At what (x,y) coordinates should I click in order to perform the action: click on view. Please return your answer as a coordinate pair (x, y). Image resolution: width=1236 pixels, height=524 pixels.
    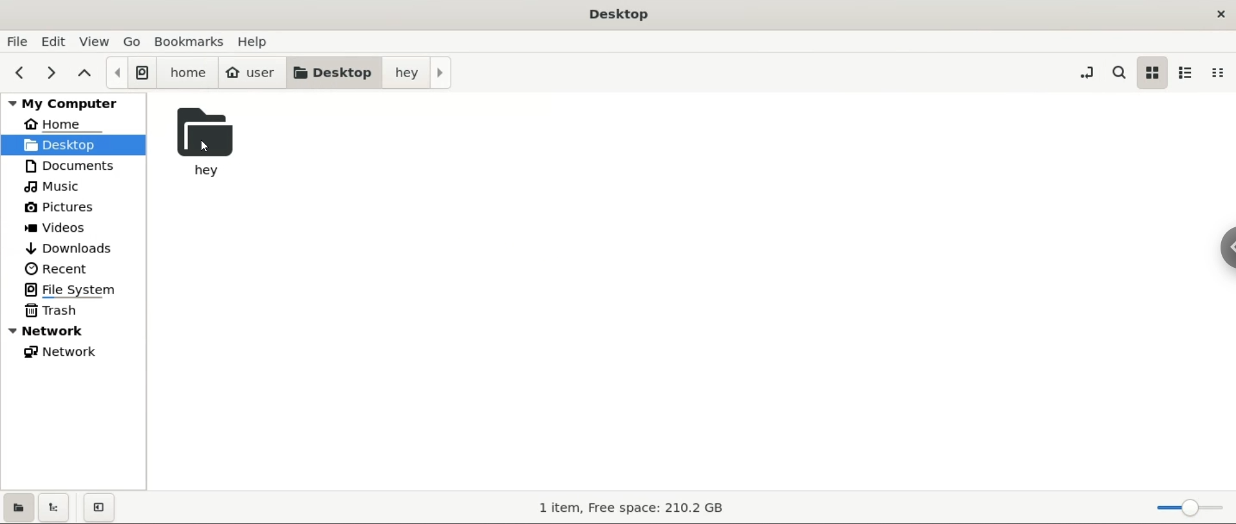
    Looking at the image, I should click on (97, 41).